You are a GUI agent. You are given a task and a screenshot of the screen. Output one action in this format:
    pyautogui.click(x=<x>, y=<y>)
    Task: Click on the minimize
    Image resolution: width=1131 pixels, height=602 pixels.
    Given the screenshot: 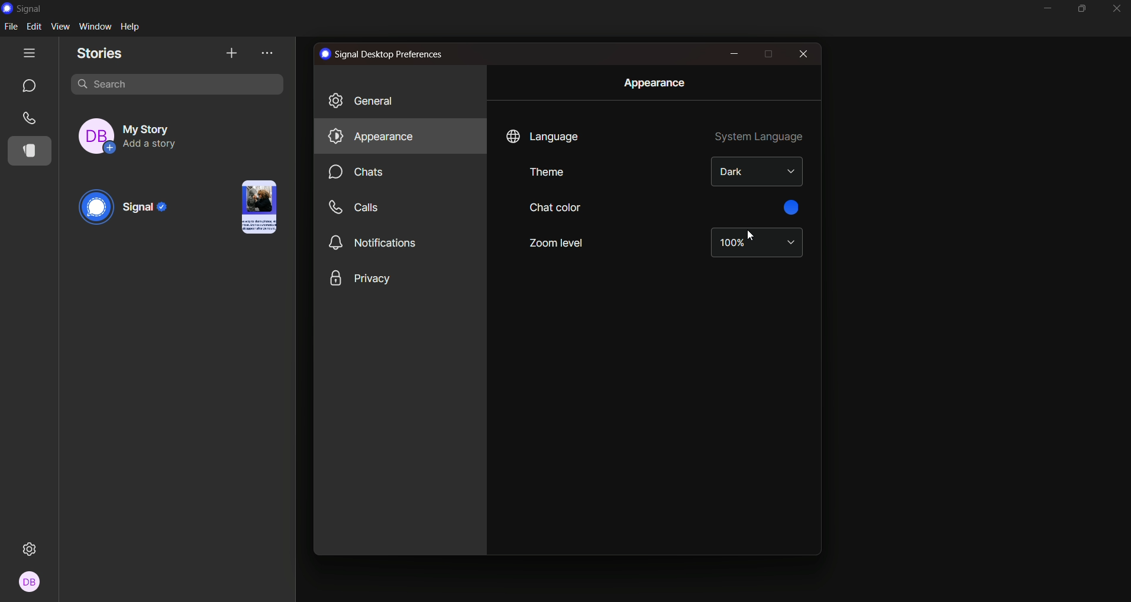 What is the action you would take?
    pyautogui.click(x=733, y=53)
    